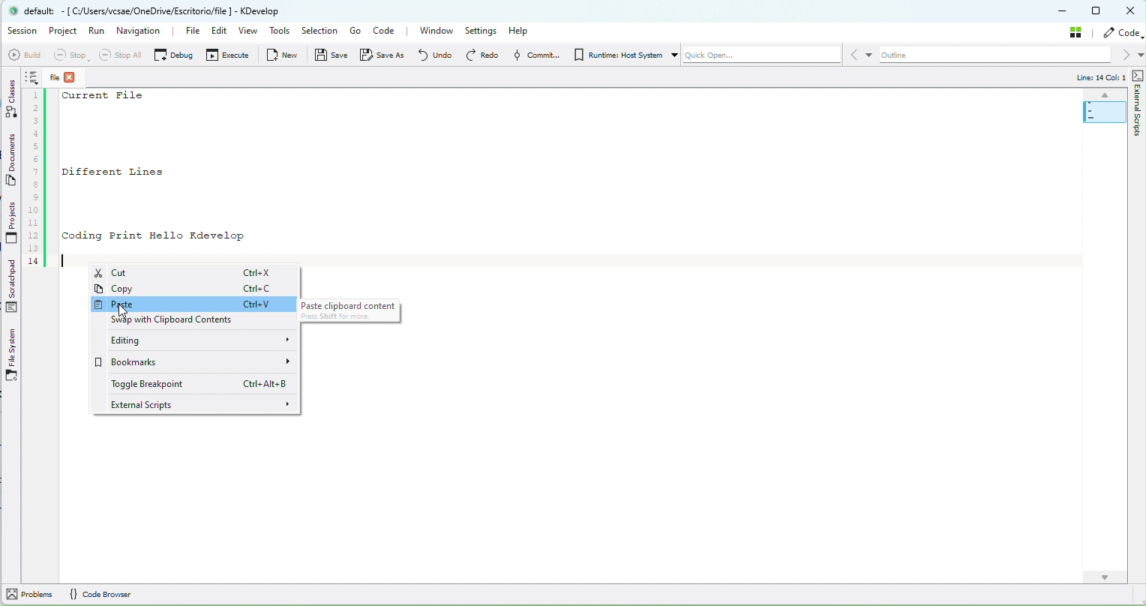  Describe the element at coordinates (388, 32) in the screenshot. I see `Code` at that location.